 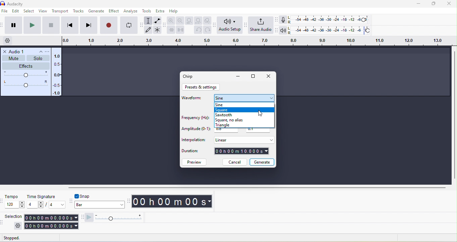 I want to click on undo, so click(x=198, y=30).